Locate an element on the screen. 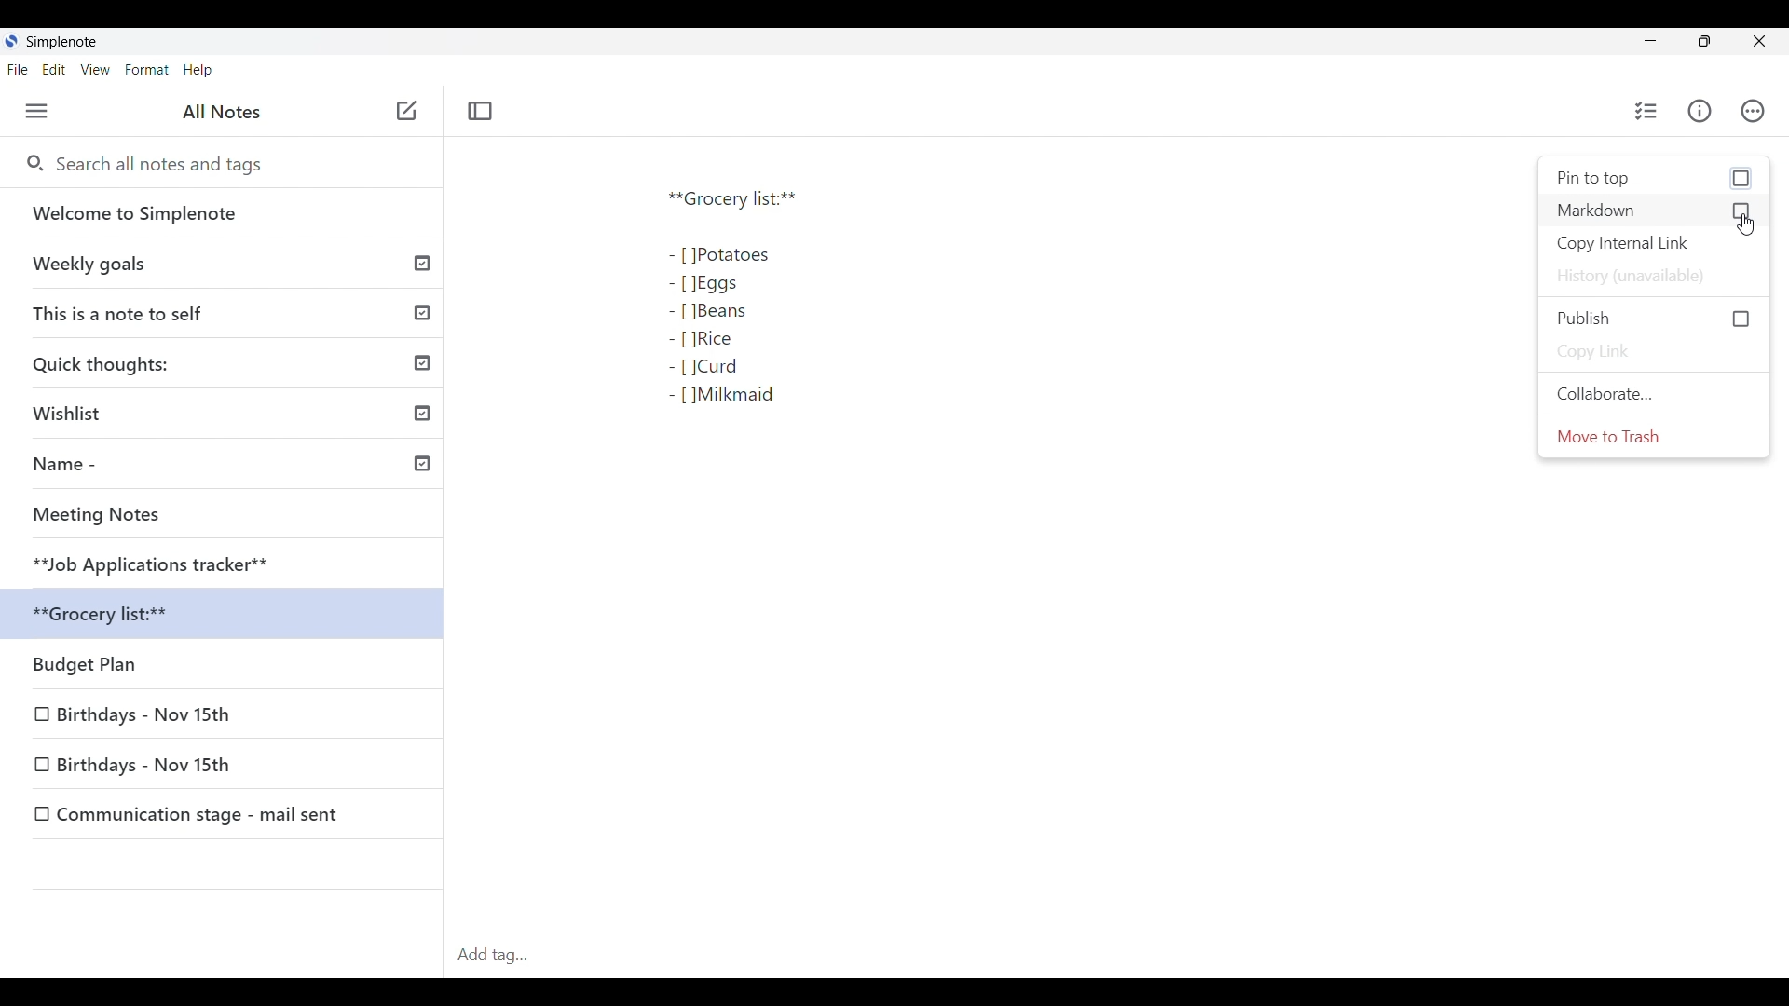  Menu is located at coordinates (37, 111).